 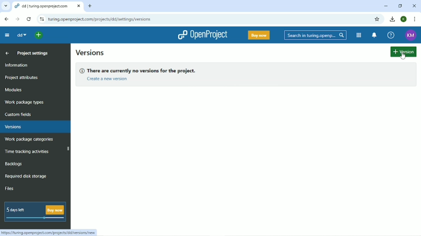 What do you see at coordinates (27, 151) in the screenshot?
I see `Time tracking activities` at bounding box center [27, 151].